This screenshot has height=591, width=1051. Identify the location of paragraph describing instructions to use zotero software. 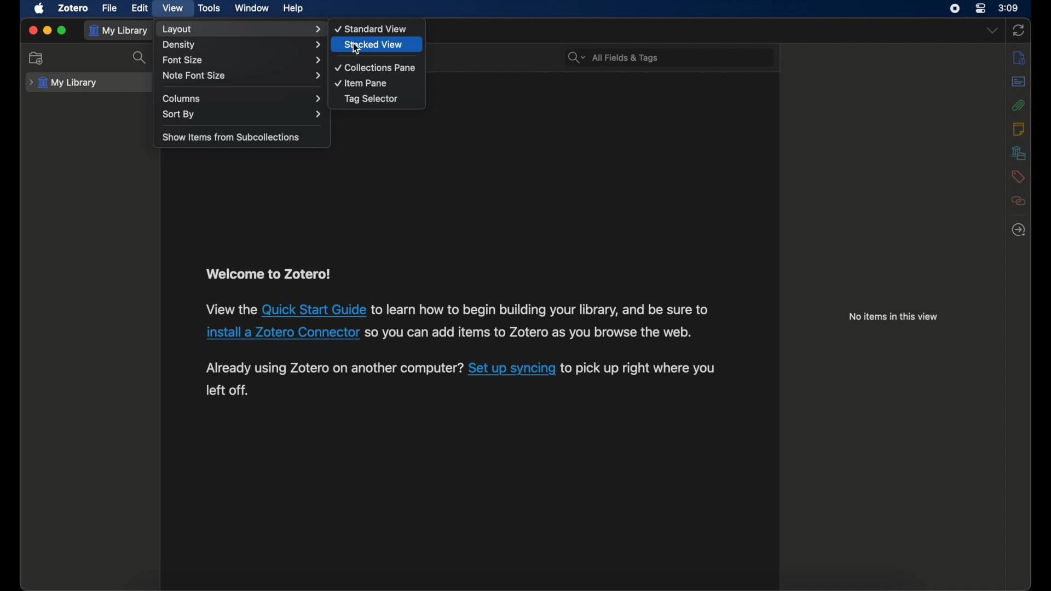
(461, 332).